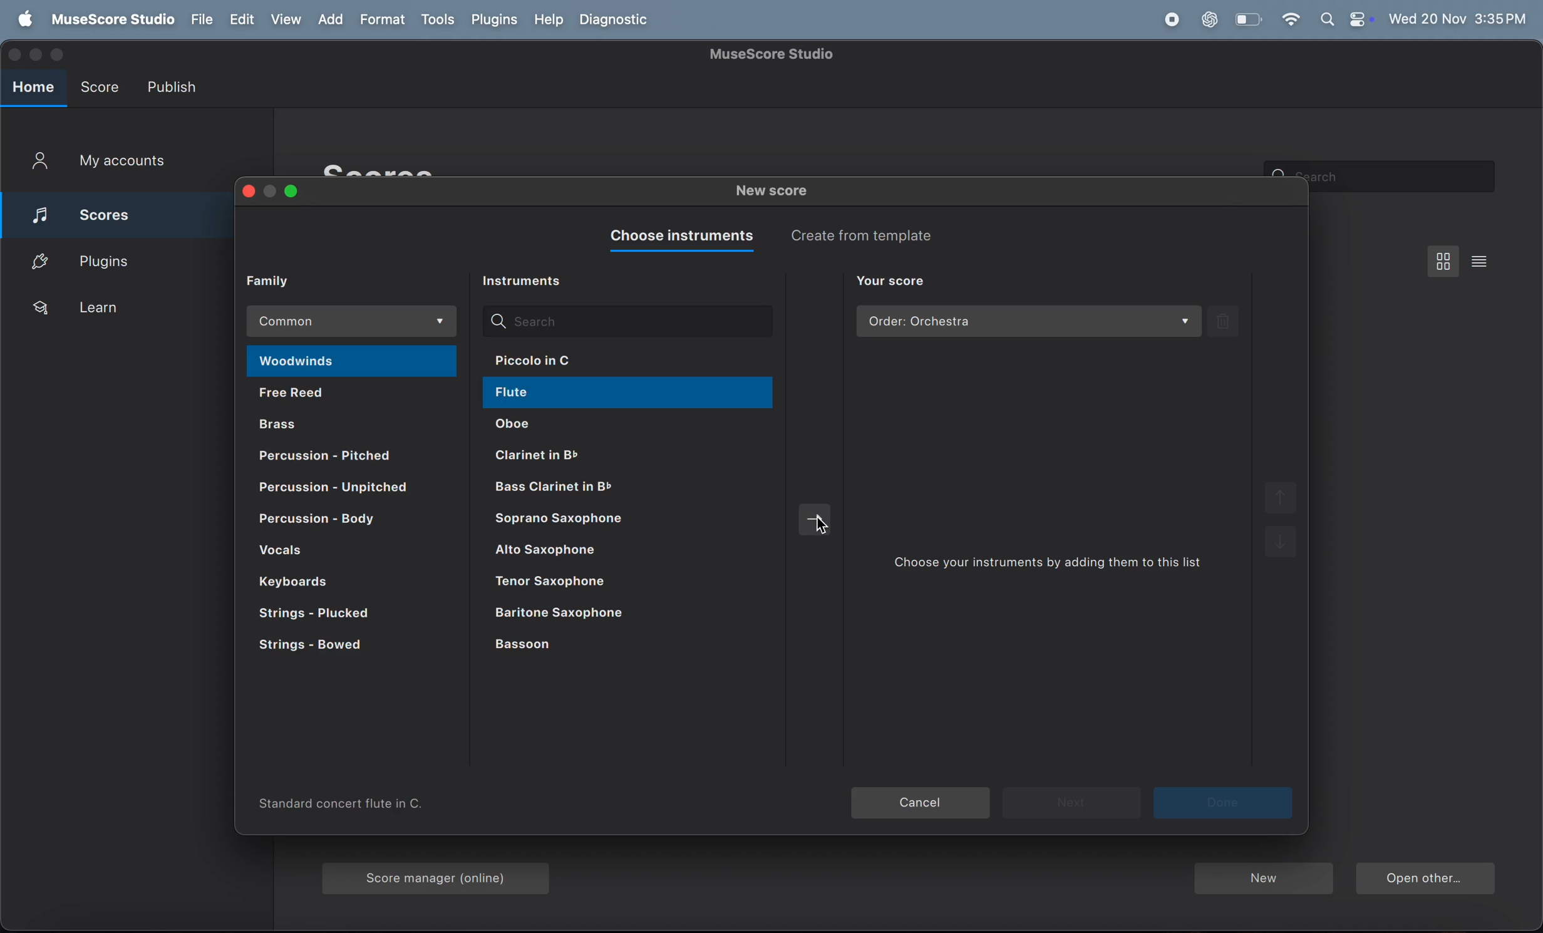 The width and height of the screenshot is (1543, 933). I want to click on new score, so click(776, 193).